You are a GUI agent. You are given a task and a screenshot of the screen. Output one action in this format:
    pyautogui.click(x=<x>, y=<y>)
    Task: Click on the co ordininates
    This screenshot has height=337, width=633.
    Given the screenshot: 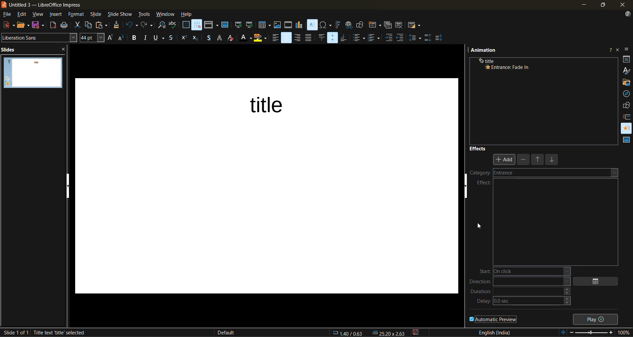 What is the action you would take?
    pyautogui.click(x=369, y=332)
    